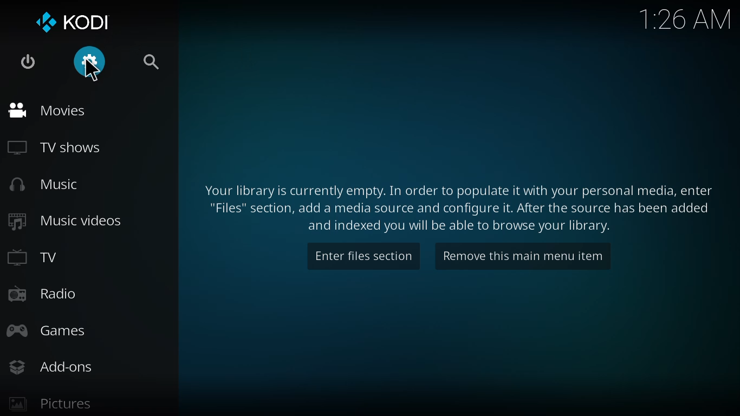 The width and height of the screenshot is (740, 416). I want to click on info, so click(457, 203).